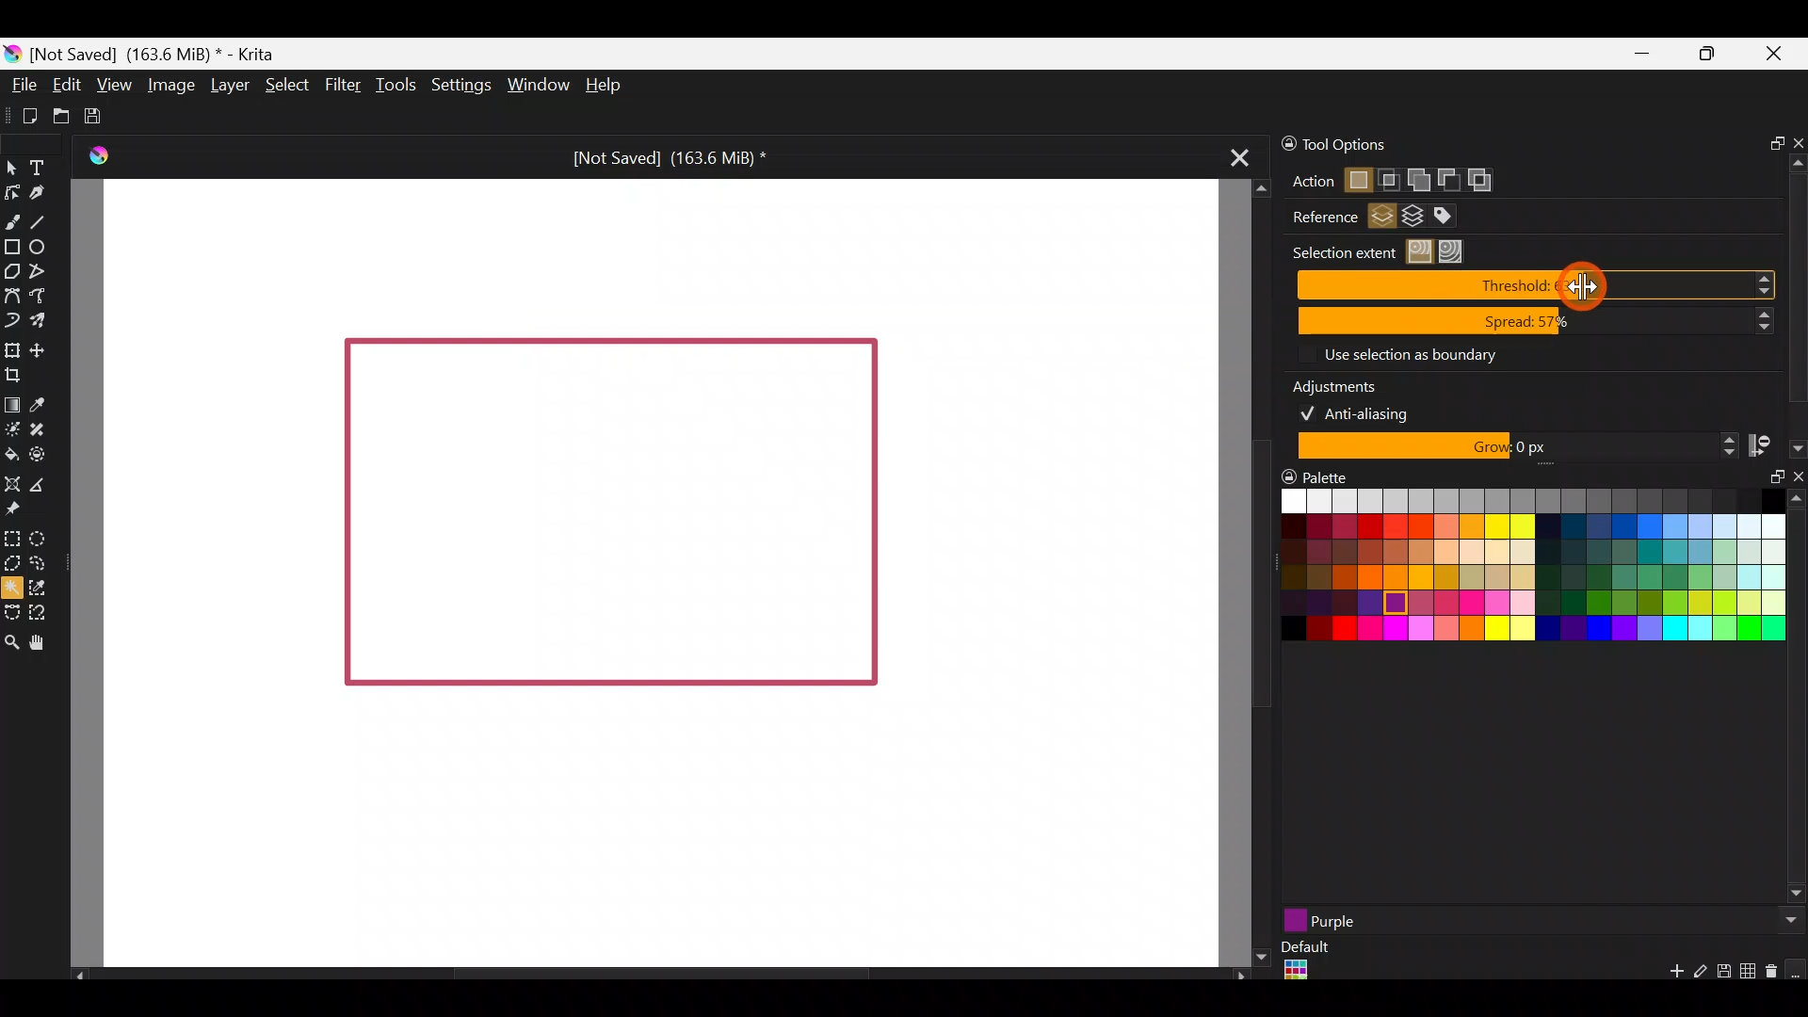 This screenshot has width=1808, height=1017. What do you see at coordinates (667, 154) in the screenshot?
I see `[Not Saved] (163.6 MiB) *` at bounding box center [667, 154].